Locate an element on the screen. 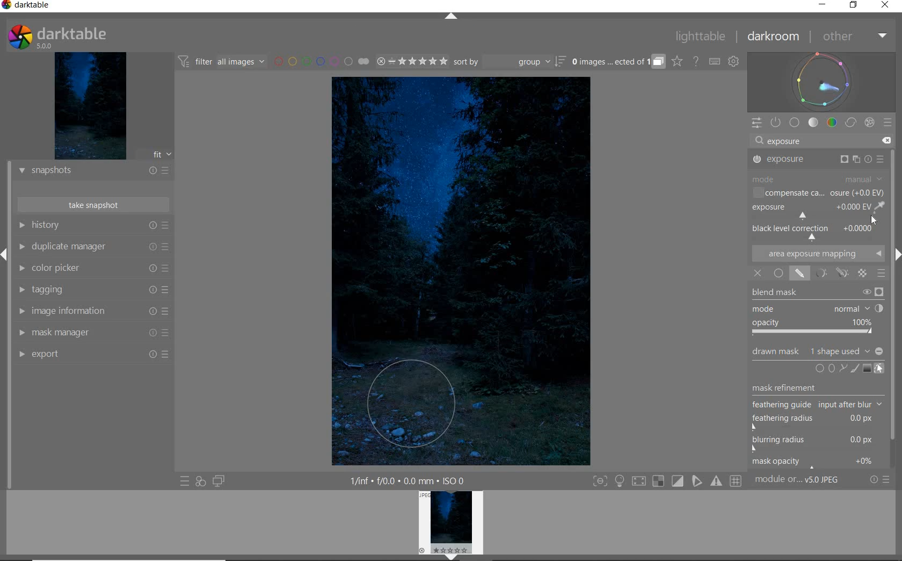 This screenshot has width=902, height=561. FILTER BY IMAGE COLOR LABEL is located at coordinates (322, 62).